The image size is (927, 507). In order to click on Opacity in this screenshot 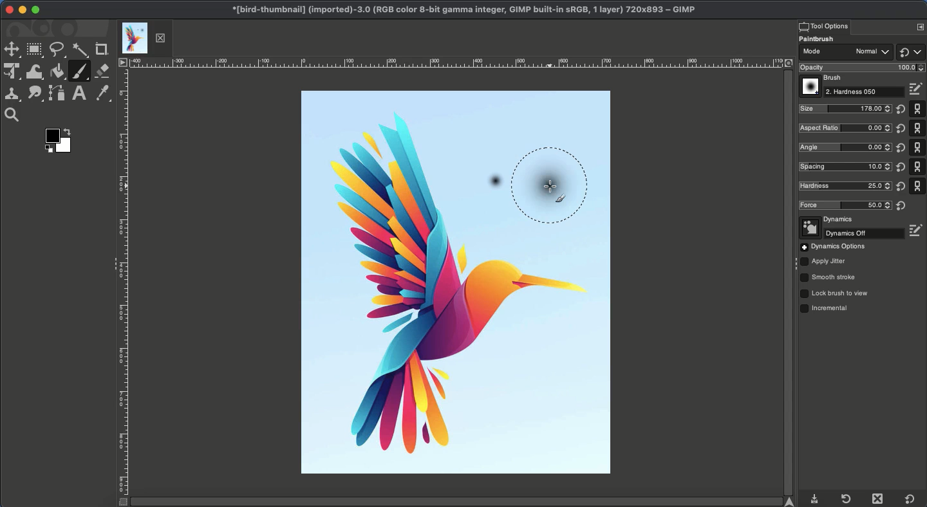, I will do `click(860, 68)`.